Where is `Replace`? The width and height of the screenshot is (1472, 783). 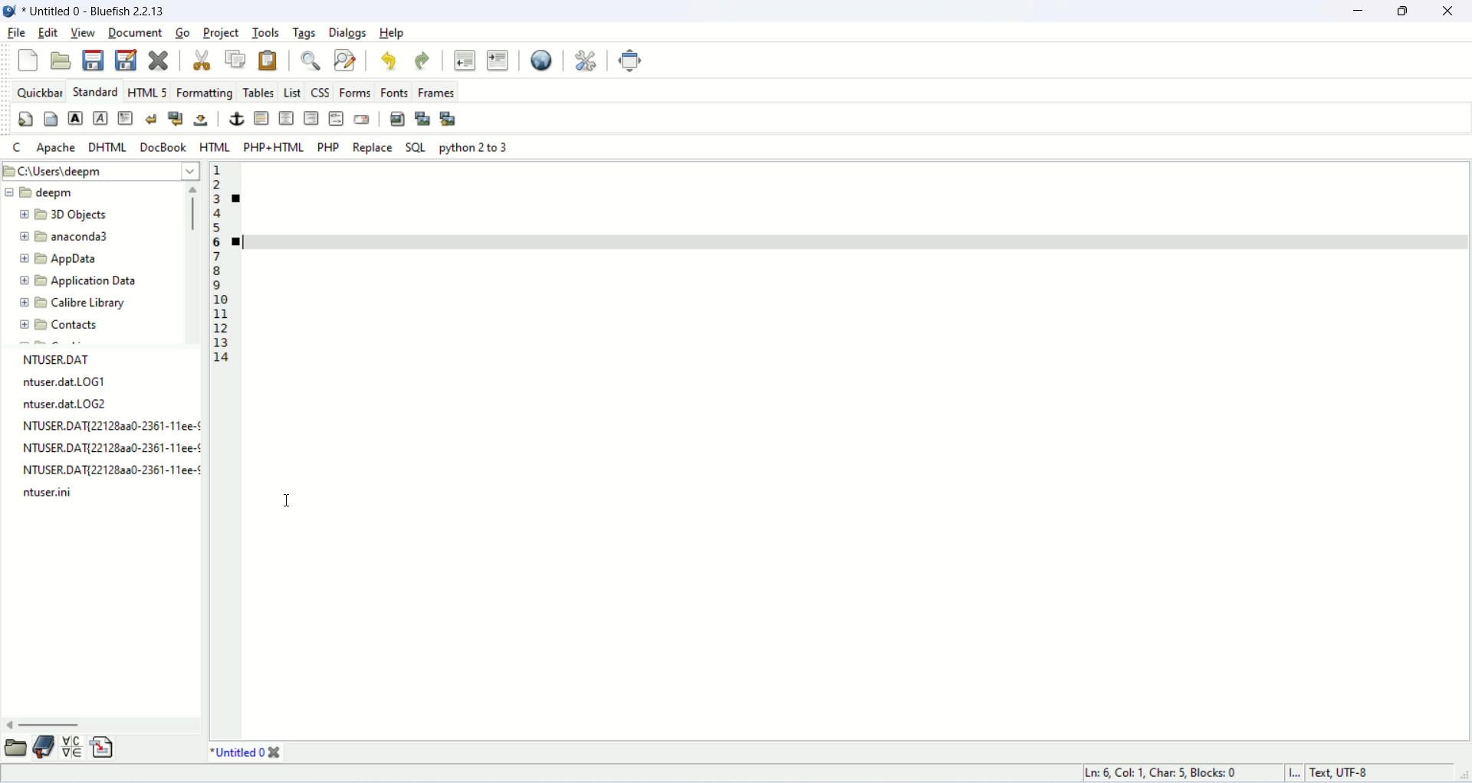 Replace is located at coordinates (371, 148).